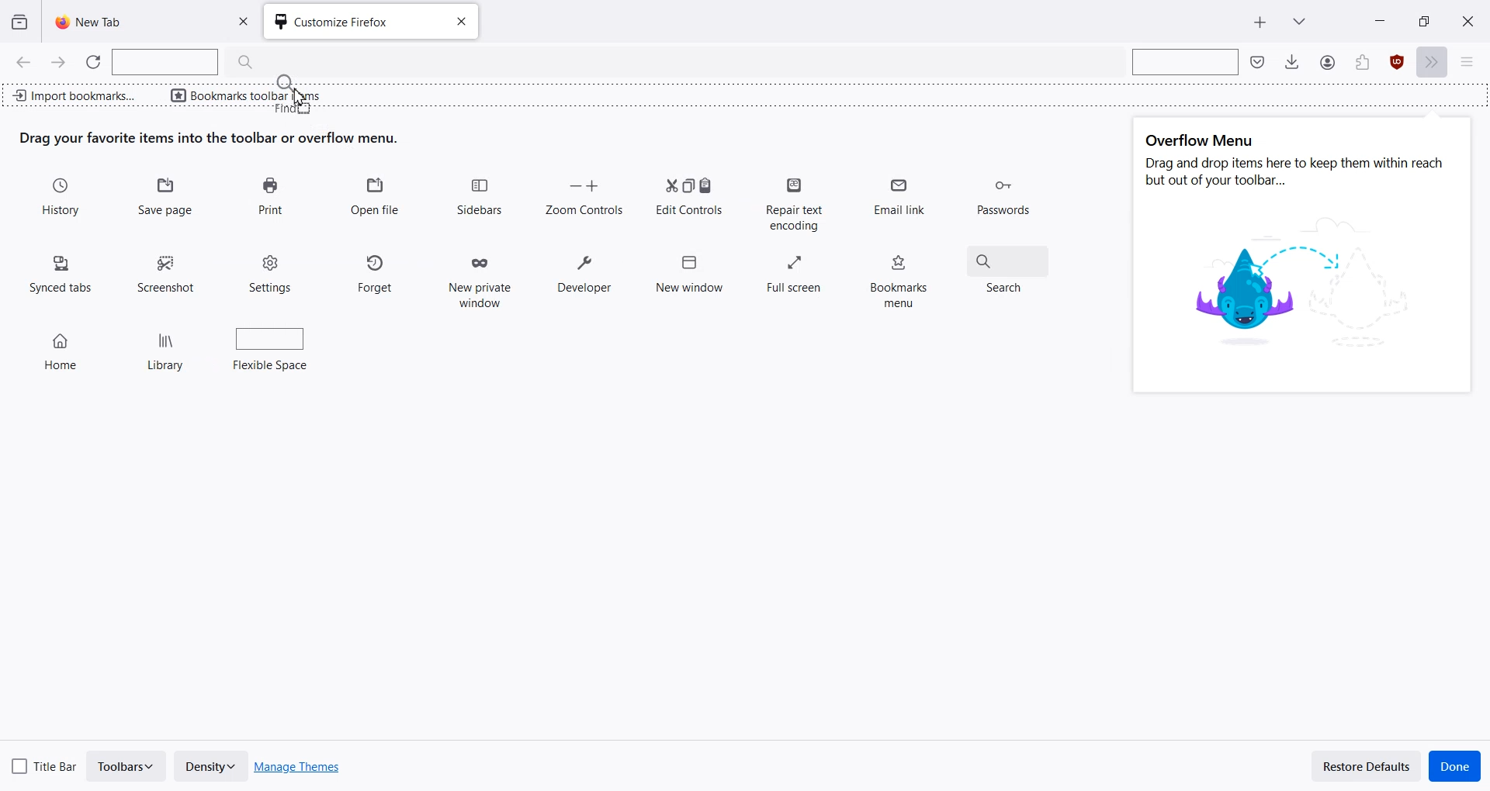 This screenshot has width=1490, height=791. I want to click on image, so click(1298, 284).